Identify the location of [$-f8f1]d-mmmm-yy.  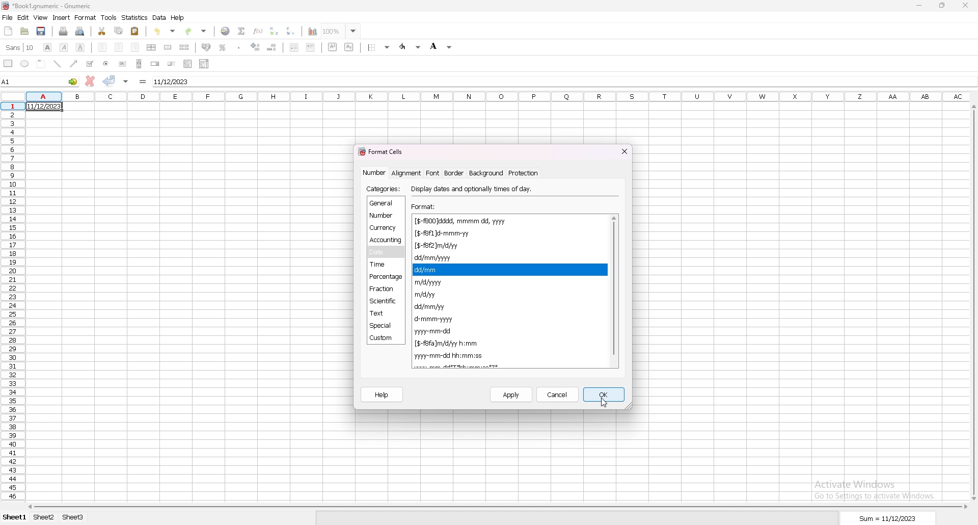
(464, 233).